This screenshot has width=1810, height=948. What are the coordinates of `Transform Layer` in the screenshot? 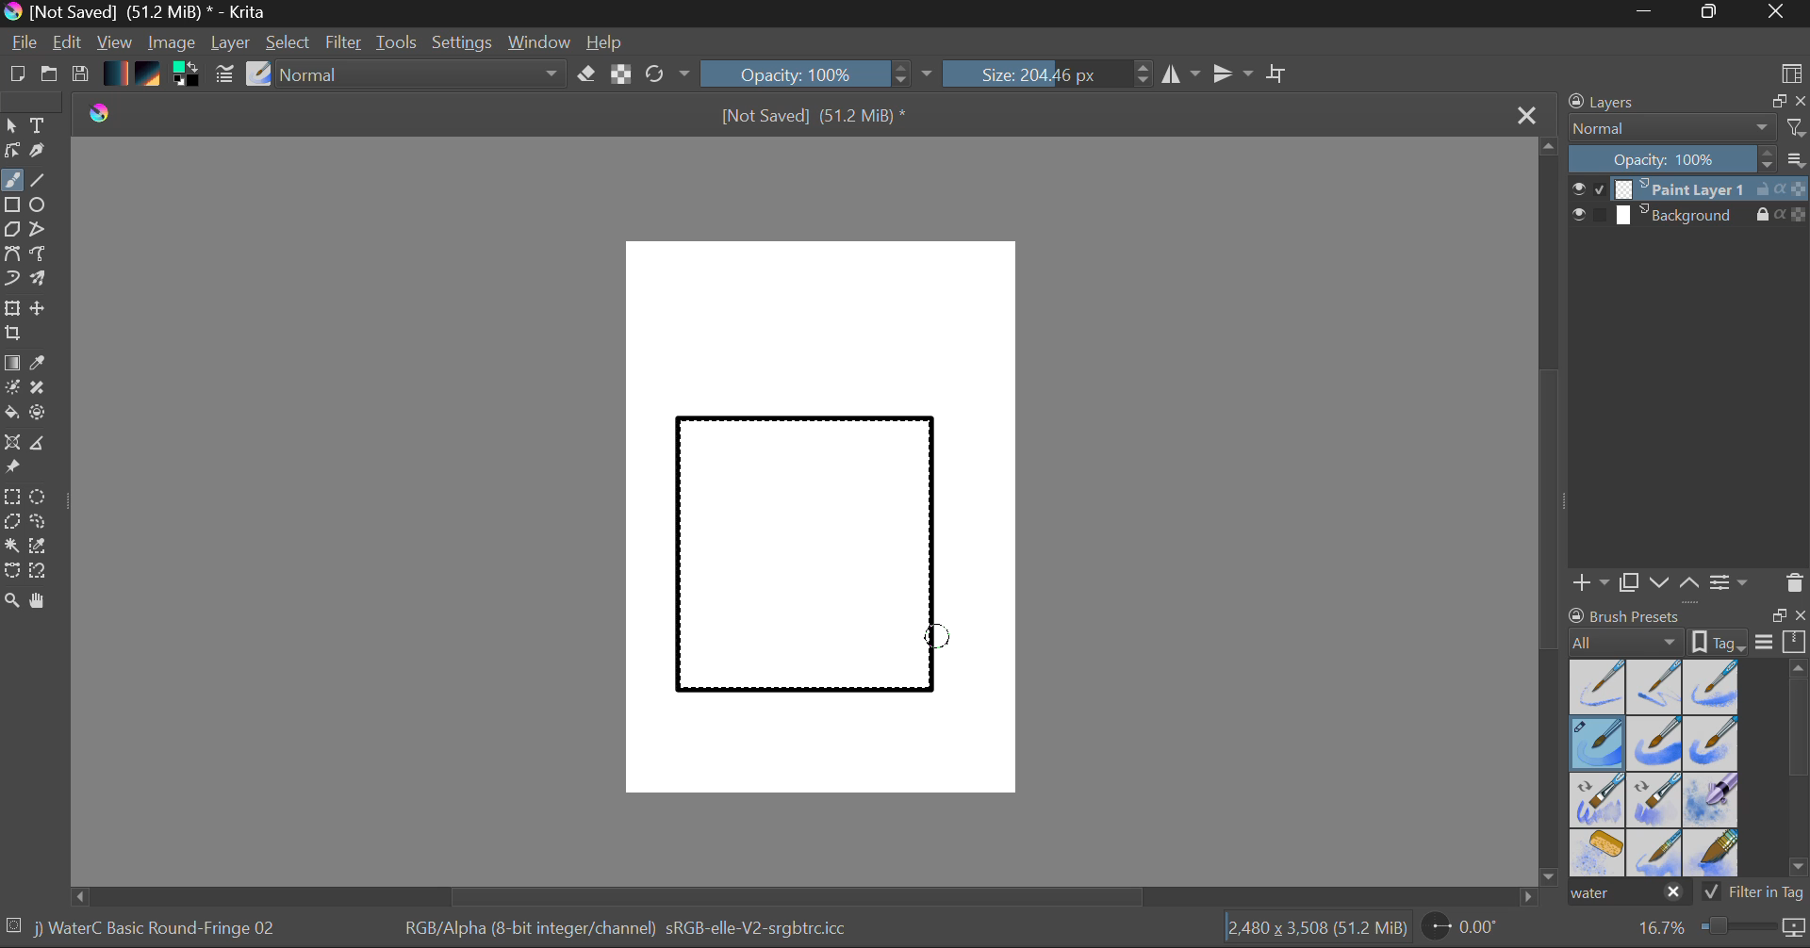 It's located at (11, 306).